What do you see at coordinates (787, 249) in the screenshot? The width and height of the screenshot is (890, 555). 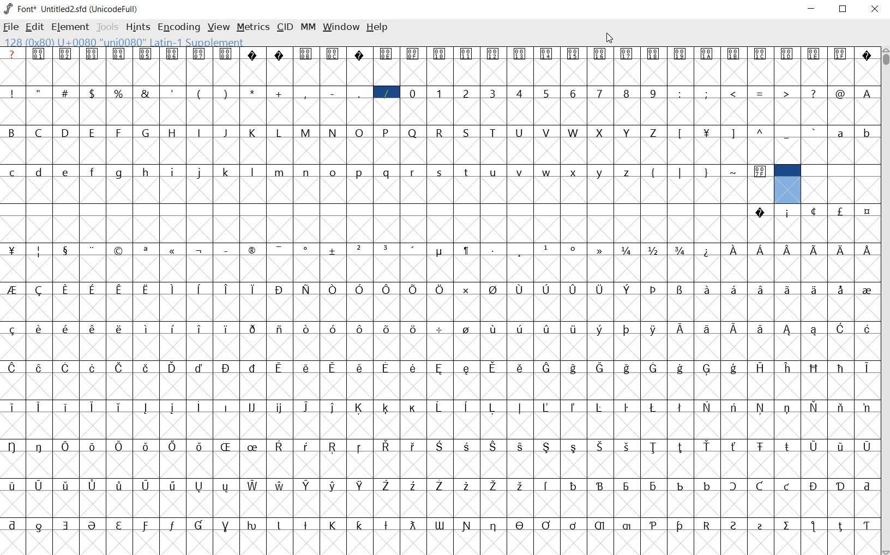 I see `Symbol` at bounding box center [787, 249].